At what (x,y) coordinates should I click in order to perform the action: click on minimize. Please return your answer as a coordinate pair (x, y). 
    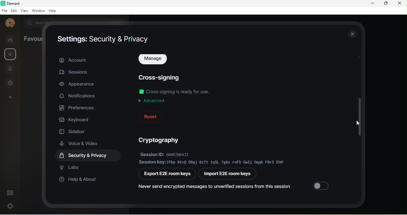
    Looking at the image, I should click on (373, 3).